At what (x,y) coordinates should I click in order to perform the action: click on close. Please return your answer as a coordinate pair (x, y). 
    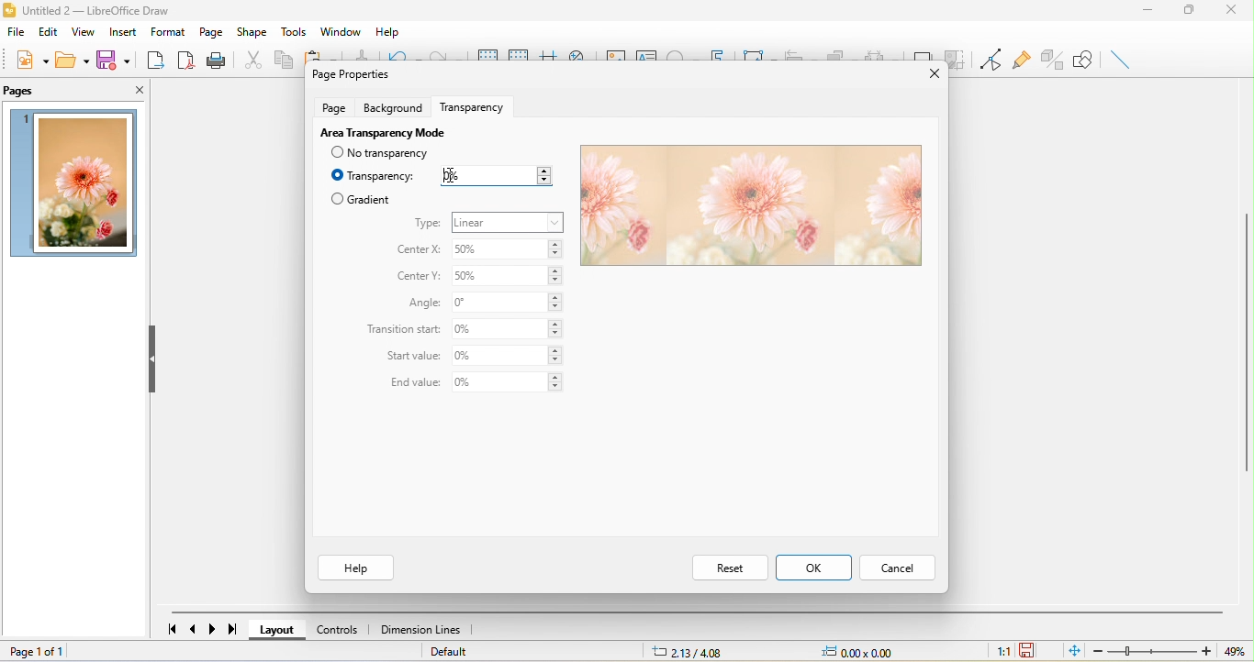
    Looking at the image, I should click on (127, 88).